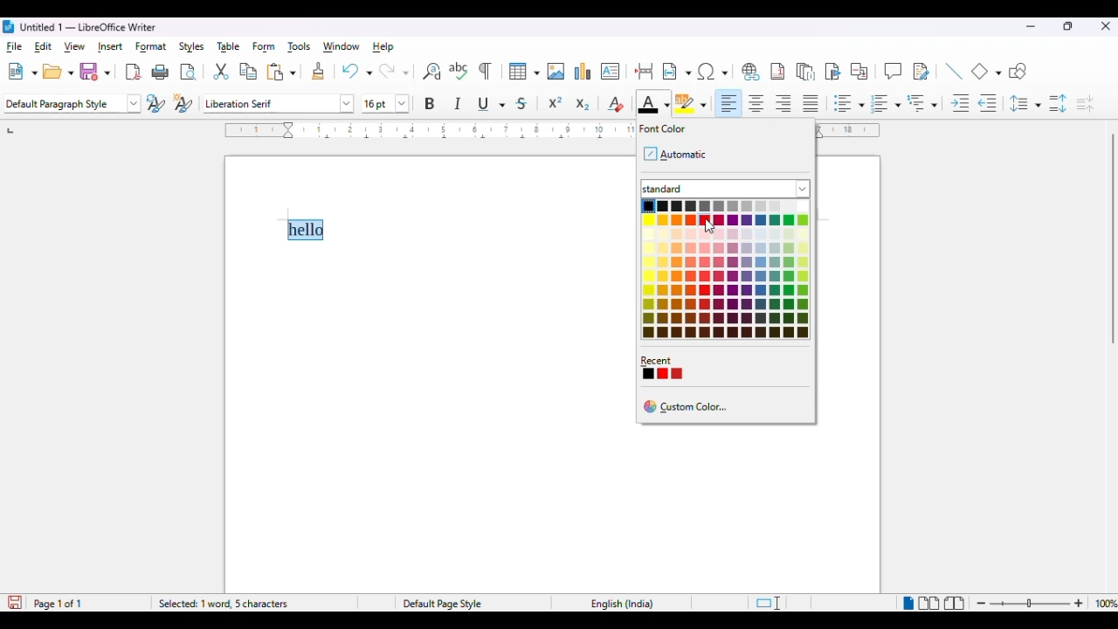  I want to click on custom color, so click(689, 407).